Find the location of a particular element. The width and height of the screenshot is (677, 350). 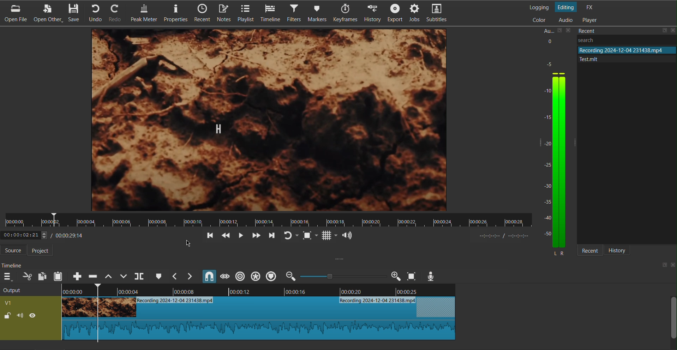

Skip Forward is located at coordinates (256, 236).